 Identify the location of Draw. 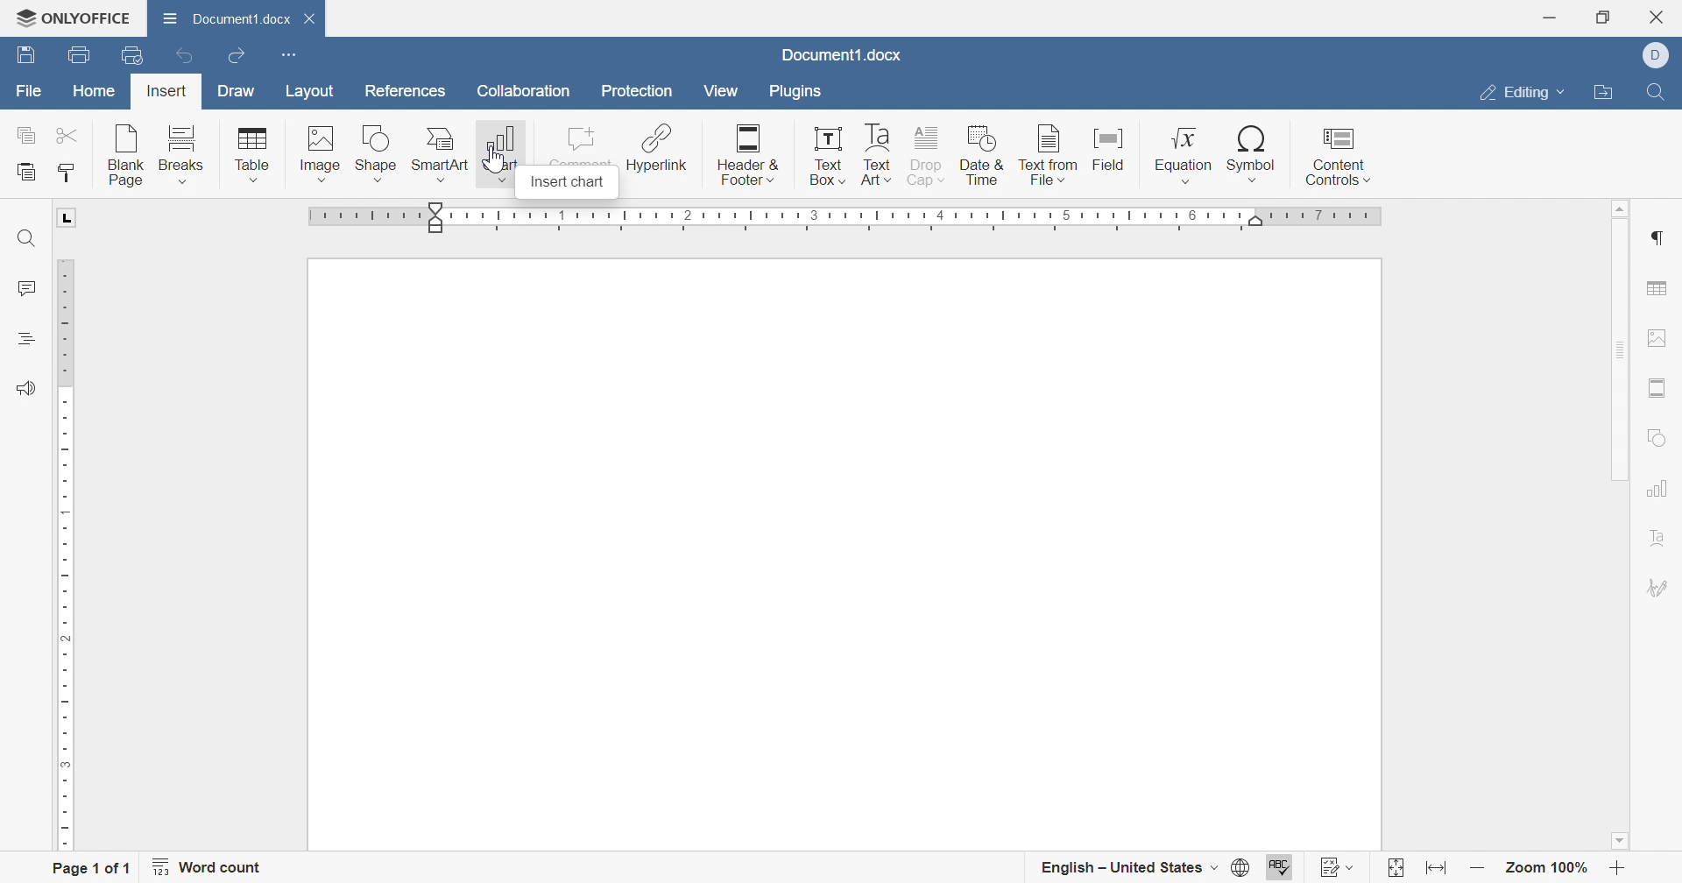
(238, 89).